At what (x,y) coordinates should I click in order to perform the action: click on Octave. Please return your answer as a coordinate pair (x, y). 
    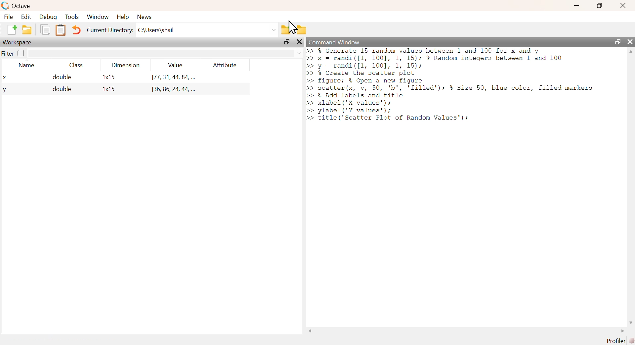
    Looking at the image, I should click on (23, 6).